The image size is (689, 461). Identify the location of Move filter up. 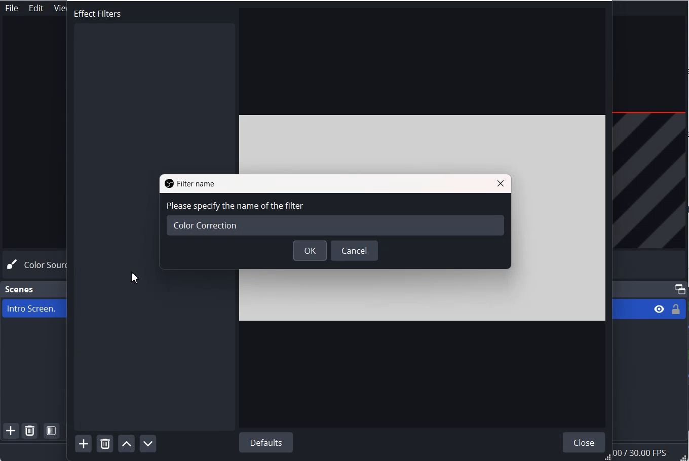
(126, 443).